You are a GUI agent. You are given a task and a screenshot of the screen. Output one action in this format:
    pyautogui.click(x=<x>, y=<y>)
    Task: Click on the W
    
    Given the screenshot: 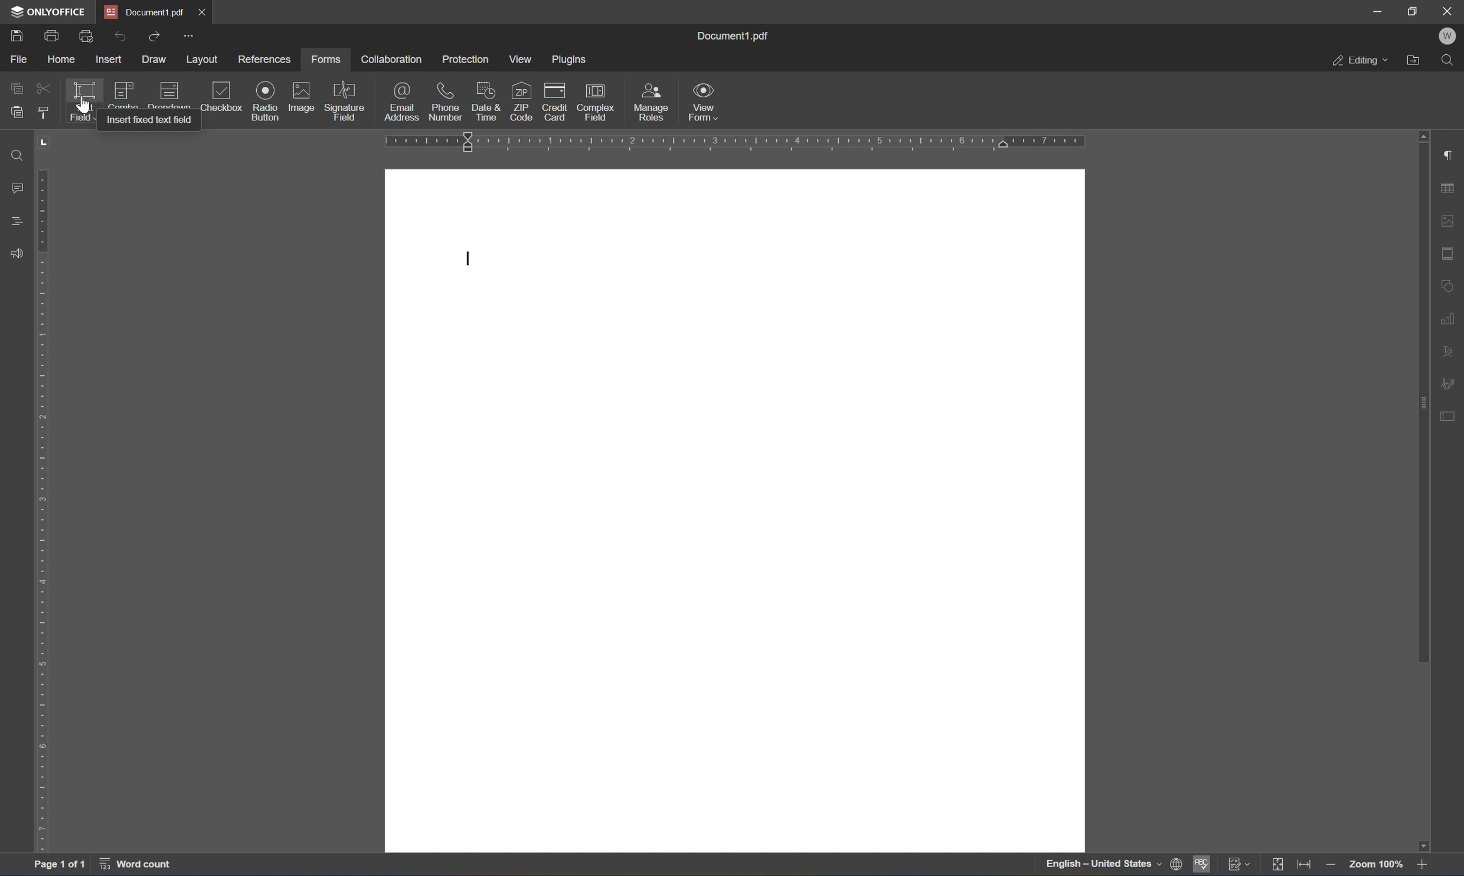 What is the action you would take?
    pyautogui.click(x=1447, y=37)
    